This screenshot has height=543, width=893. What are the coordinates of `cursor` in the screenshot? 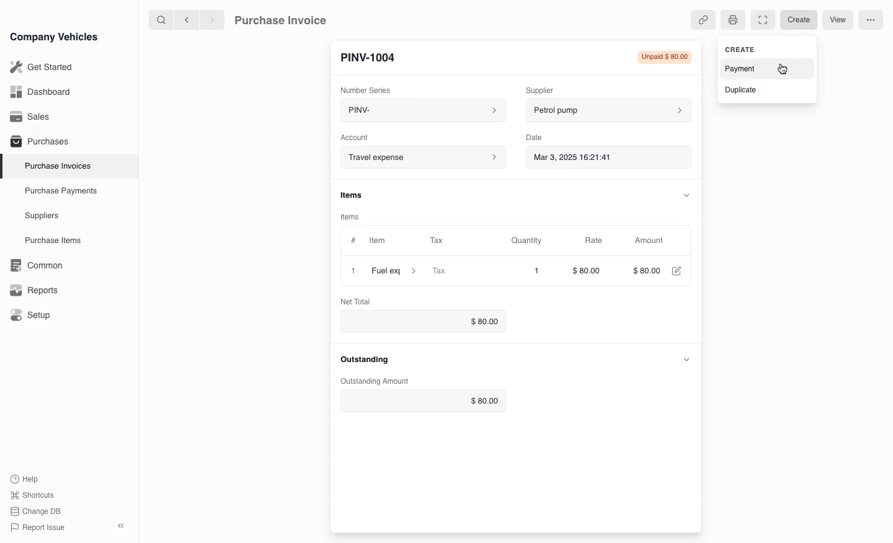 It's located at (785, 69).